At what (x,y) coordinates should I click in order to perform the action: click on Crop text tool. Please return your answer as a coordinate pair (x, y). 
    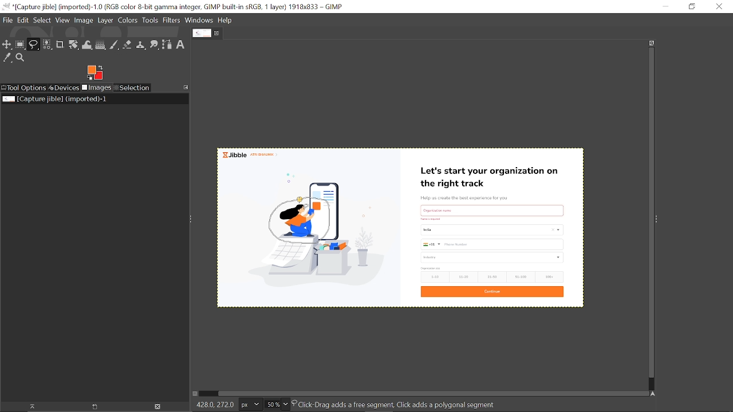
    Looking at the image, I should click on (60, 45).